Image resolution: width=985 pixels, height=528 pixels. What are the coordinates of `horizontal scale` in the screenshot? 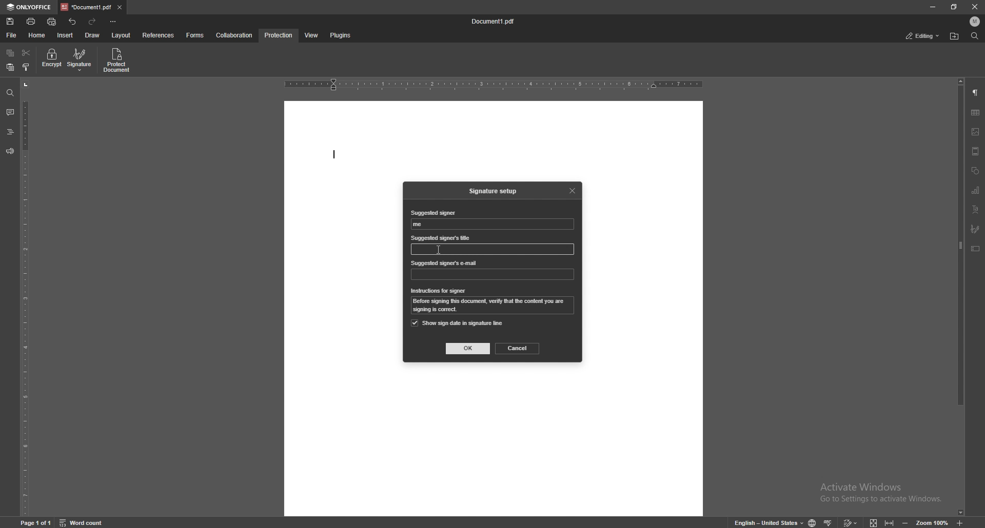 It's located at (494, 85).